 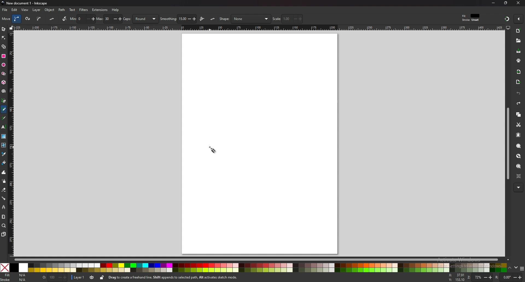 What do you see at coordinates (27, 19) in the screenshot?
I see `spiro path` at bounding box center [27, 19].